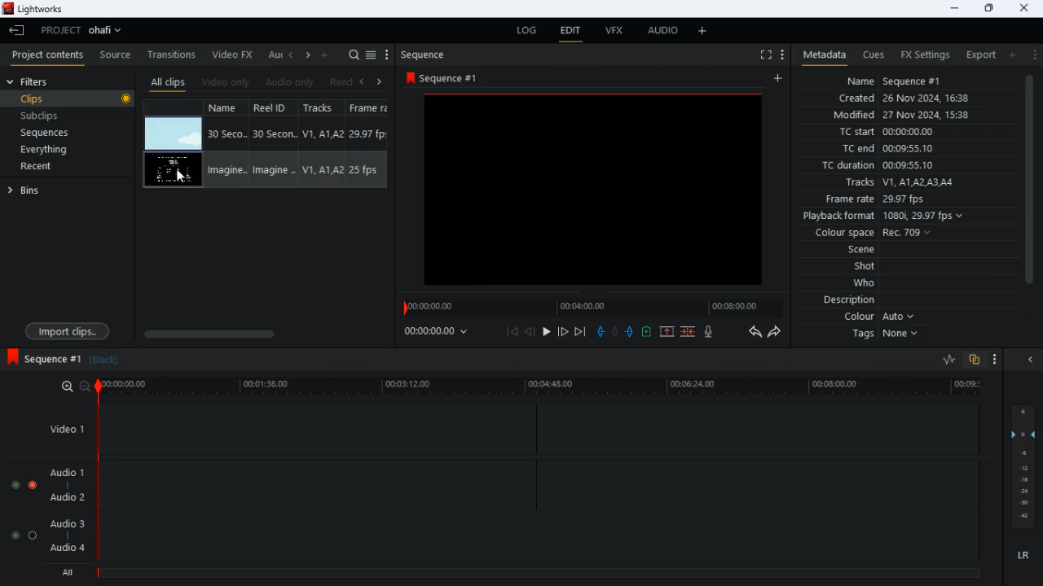 The width and height of the screenshot is (1043, 586). Describe the element at coordinates (169, 81) in the screenshot. I see `all clips` at that location.